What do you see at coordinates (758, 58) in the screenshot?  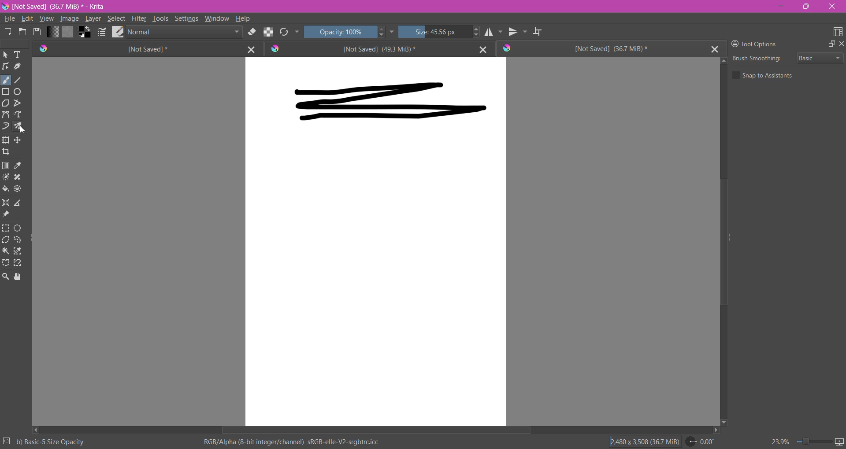 I see `Brush Smoothing` at bounding box center [758, 58].